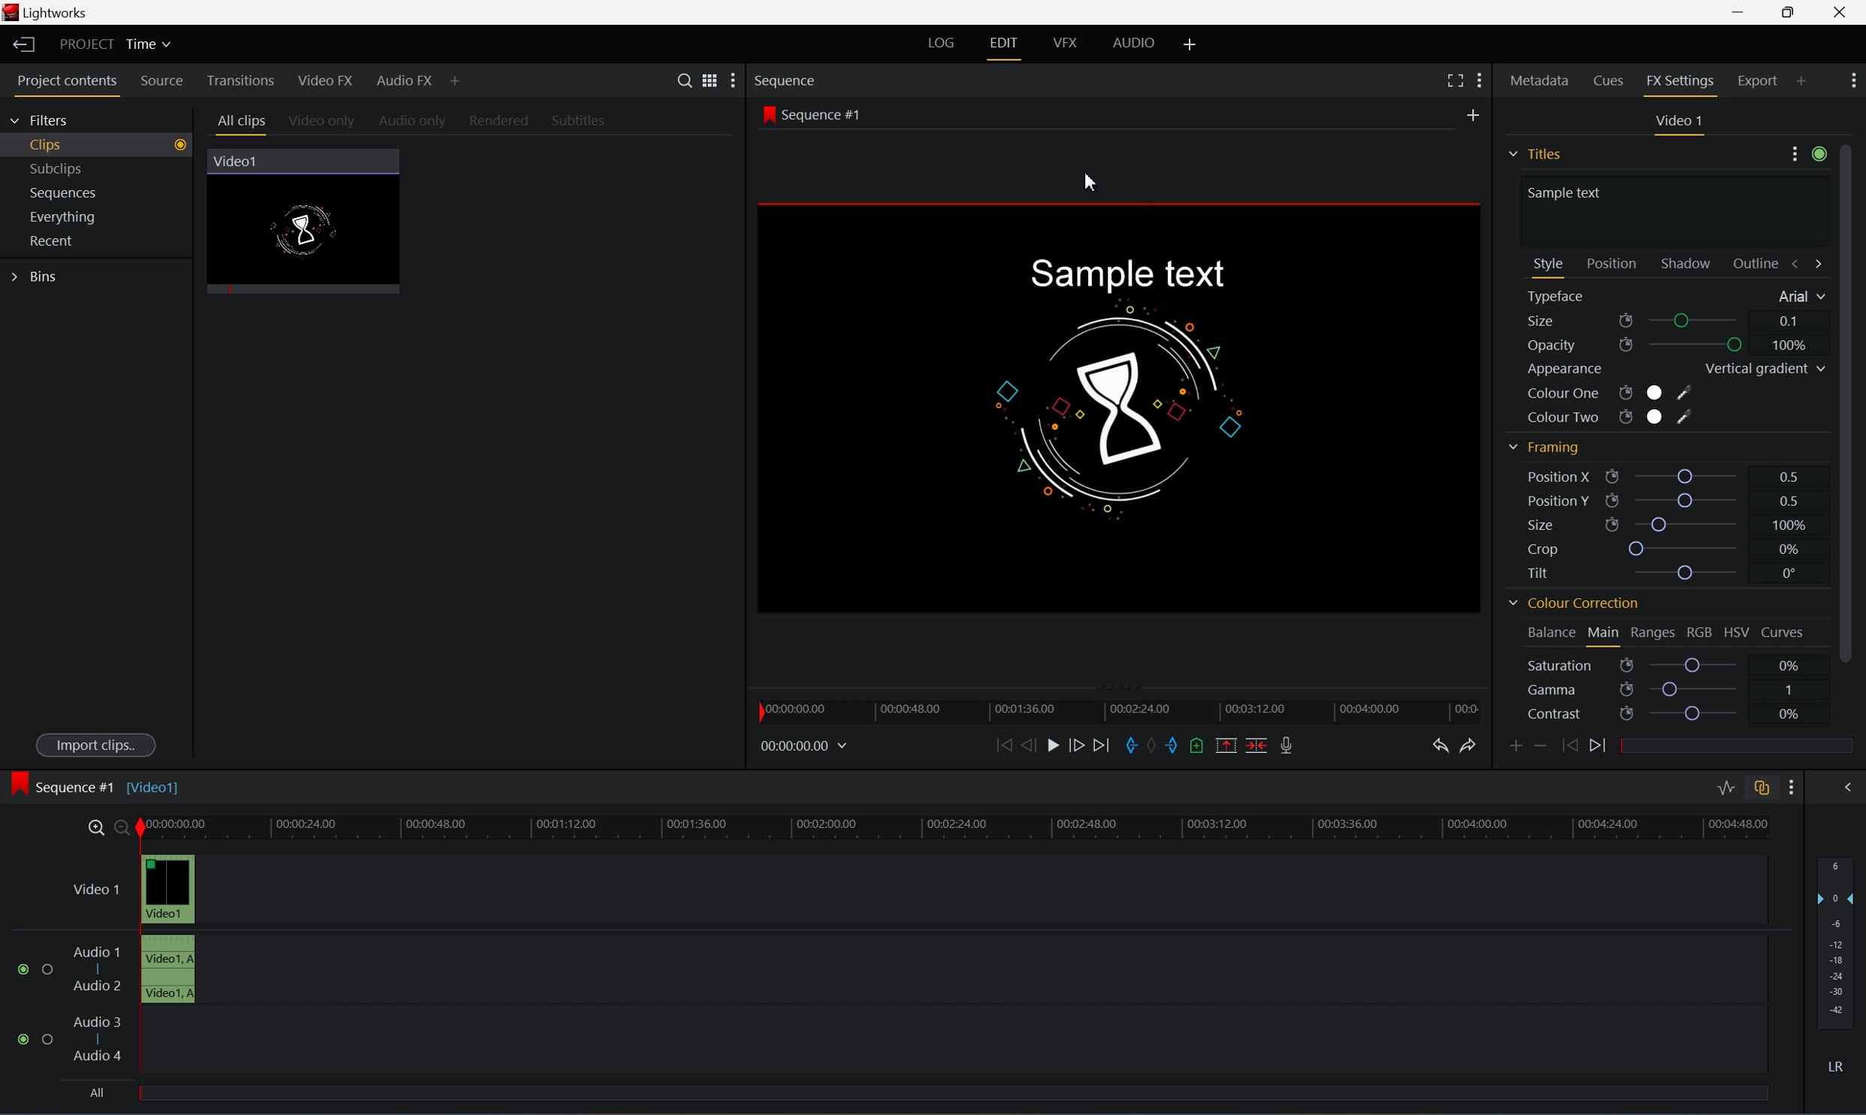 The image size is (1866, 1115). I want to click on 0.5, so click(1790, 475).